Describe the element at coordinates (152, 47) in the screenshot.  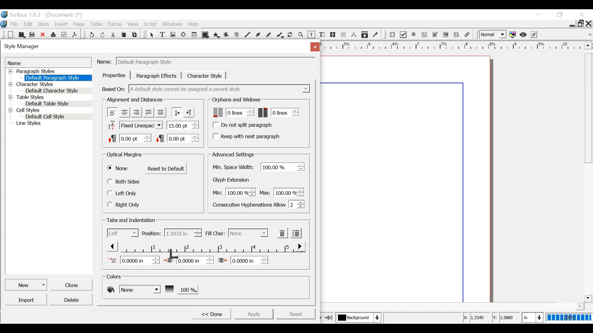
I see `Style Manager` at that location.